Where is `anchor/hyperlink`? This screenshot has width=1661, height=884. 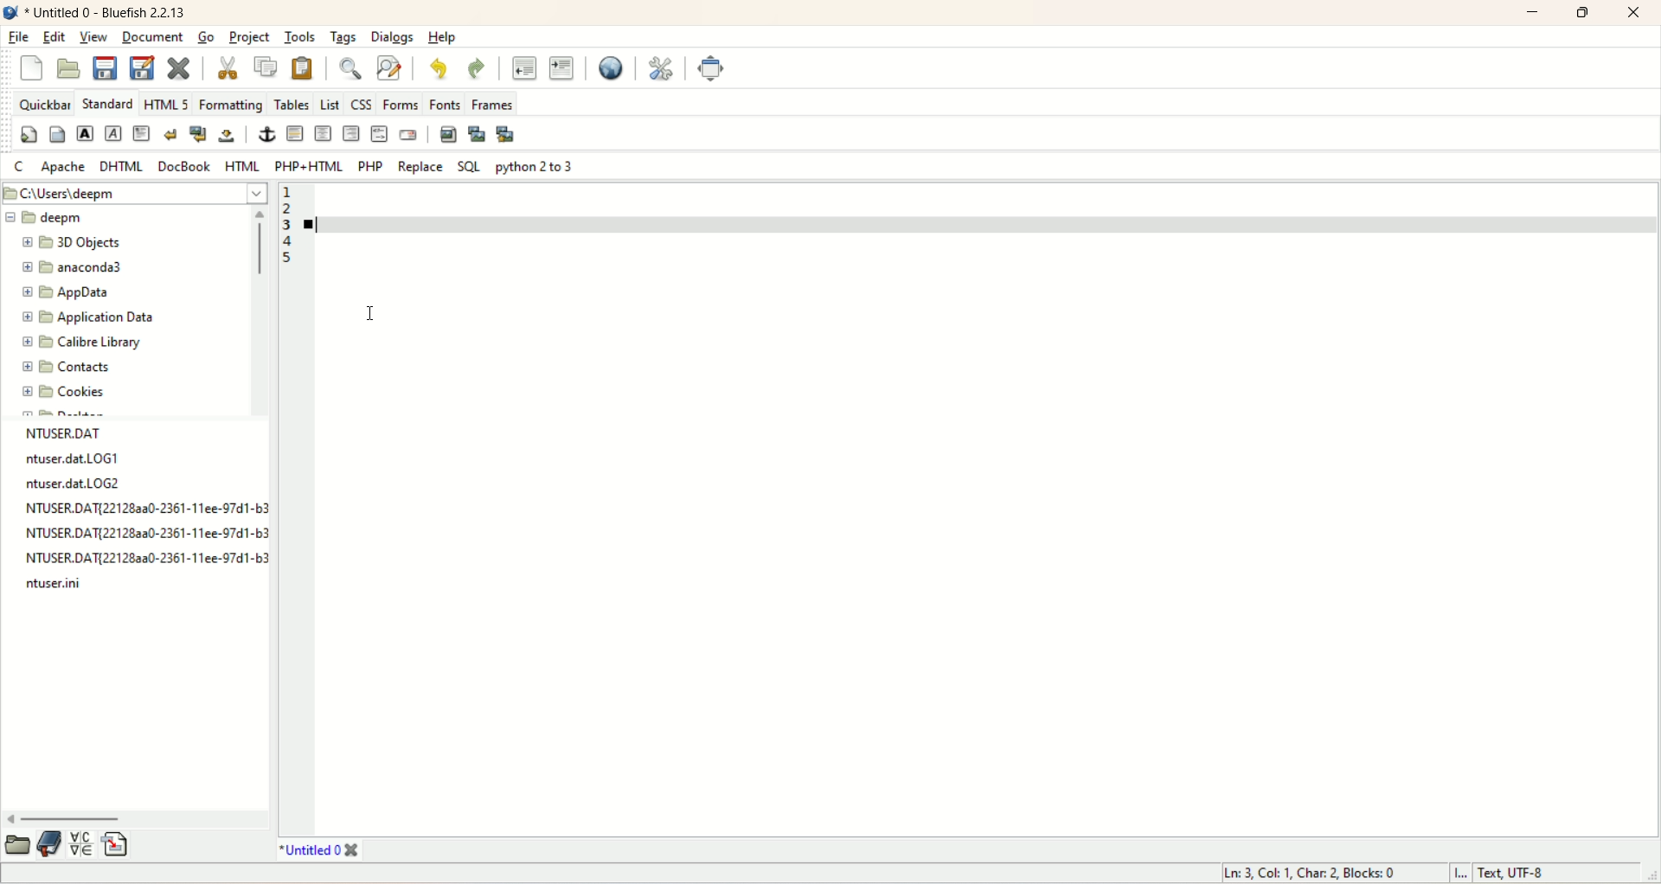
anchor/hyperlink is located at coordinates (266, 135).